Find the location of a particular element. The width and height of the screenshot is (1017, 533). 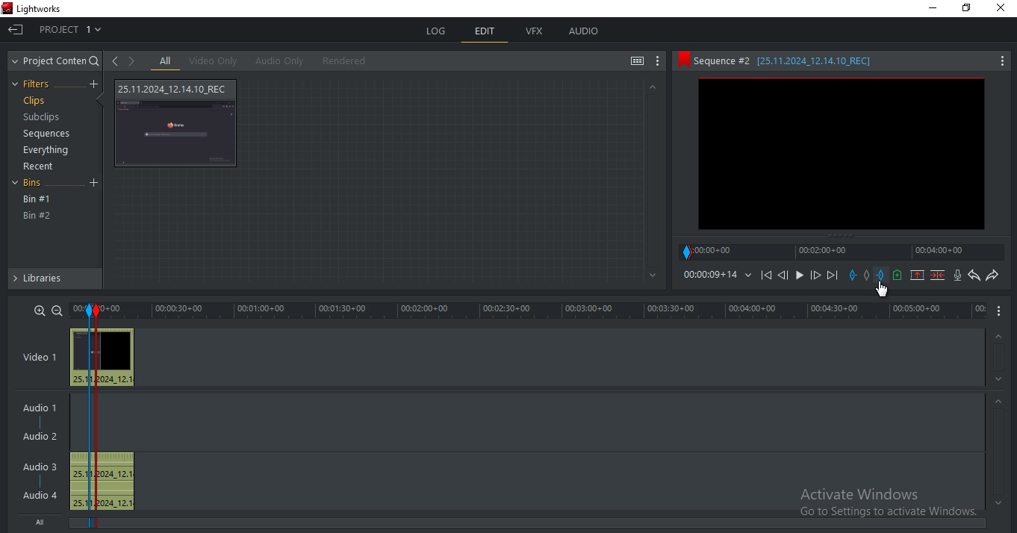

time is located at coordinates (546, 311).